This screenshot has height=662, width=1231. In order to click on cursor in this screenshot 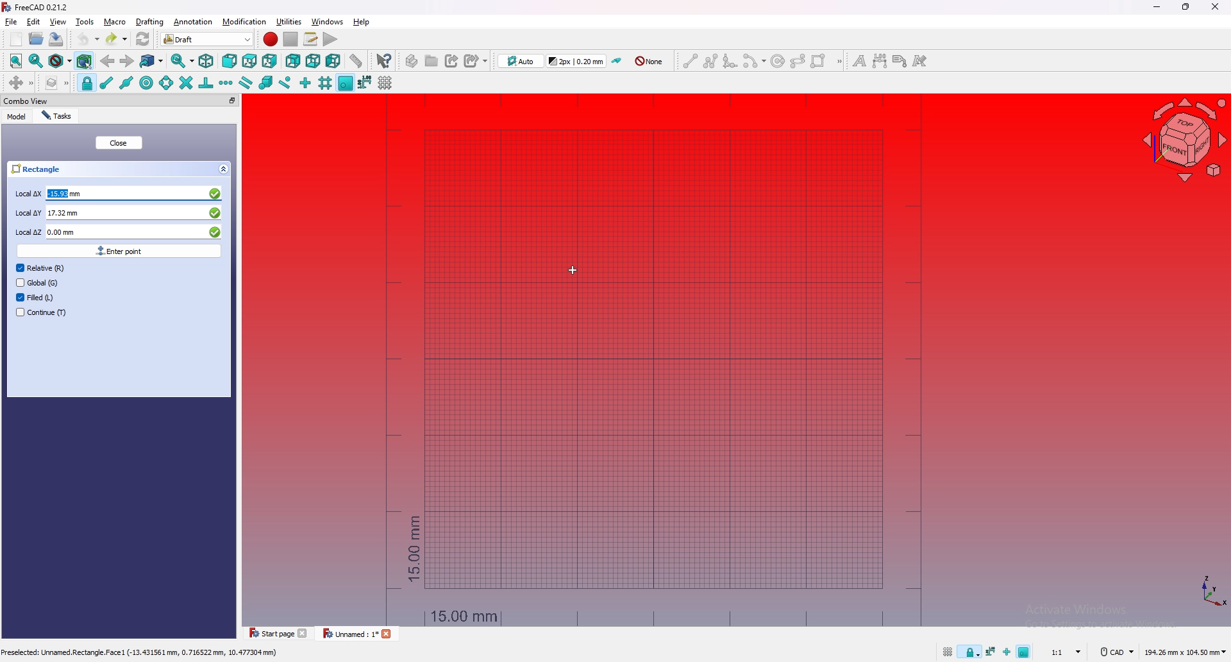, I will do `click(574, 270)`.